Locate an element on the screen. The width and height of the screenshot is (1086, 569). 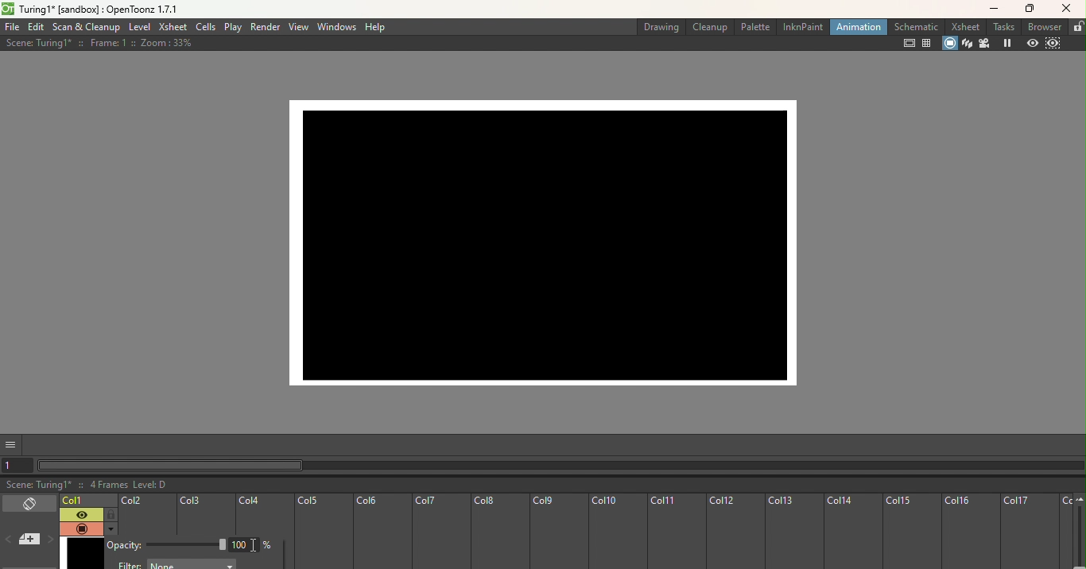
Toggle Xsheet/timeline is located at coordinates (29, 504).